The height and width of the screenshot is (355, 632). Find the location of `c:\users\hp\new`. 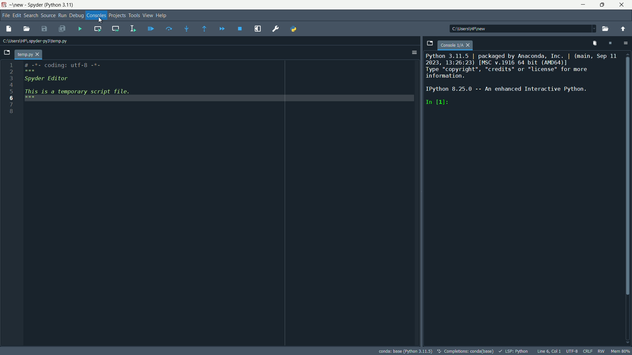

c:\users\hp\new is located at coordinates (473, 29).